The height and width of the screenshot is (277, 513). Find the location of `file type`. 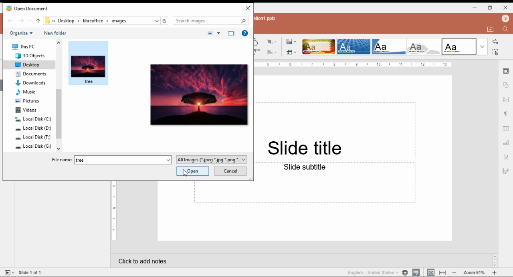

file type is located at coordinates (211, 160).